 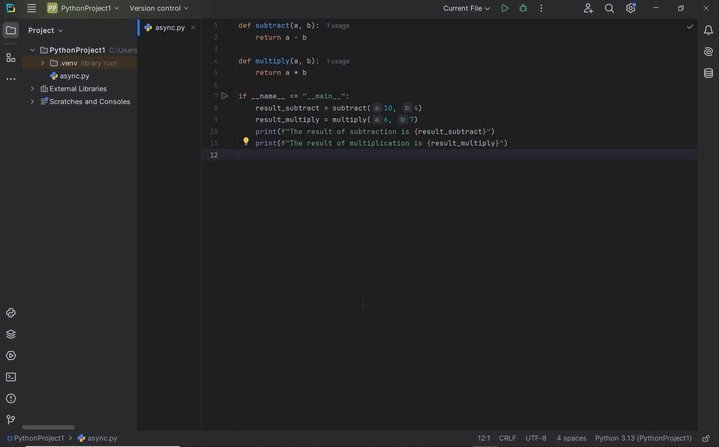 I want to click on system name, so click(x=11, y=9).